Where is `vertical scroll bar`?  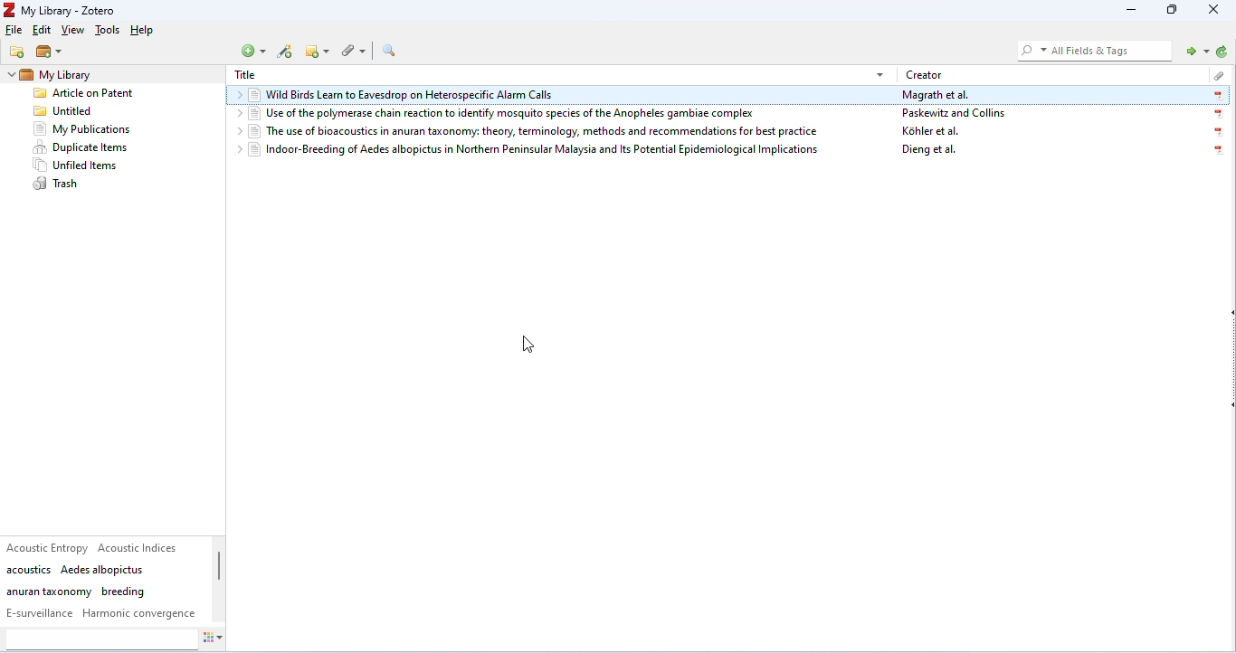
vertical scroll bar is located at coordinates (221, 568).